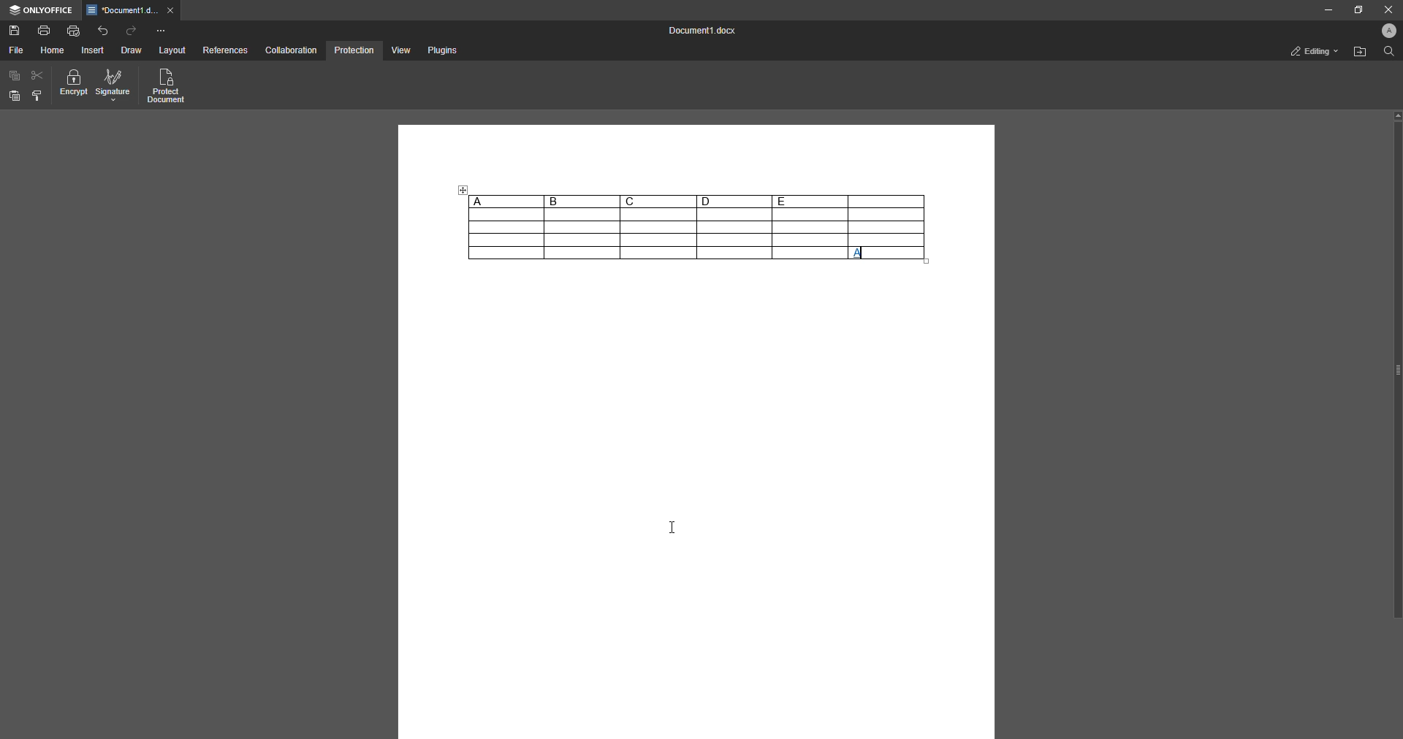 The image size is (1403, 739). What do you see at coordinates (1385, 9) in the screenshot?
I see `Close` at bounding box center [1385, 9].